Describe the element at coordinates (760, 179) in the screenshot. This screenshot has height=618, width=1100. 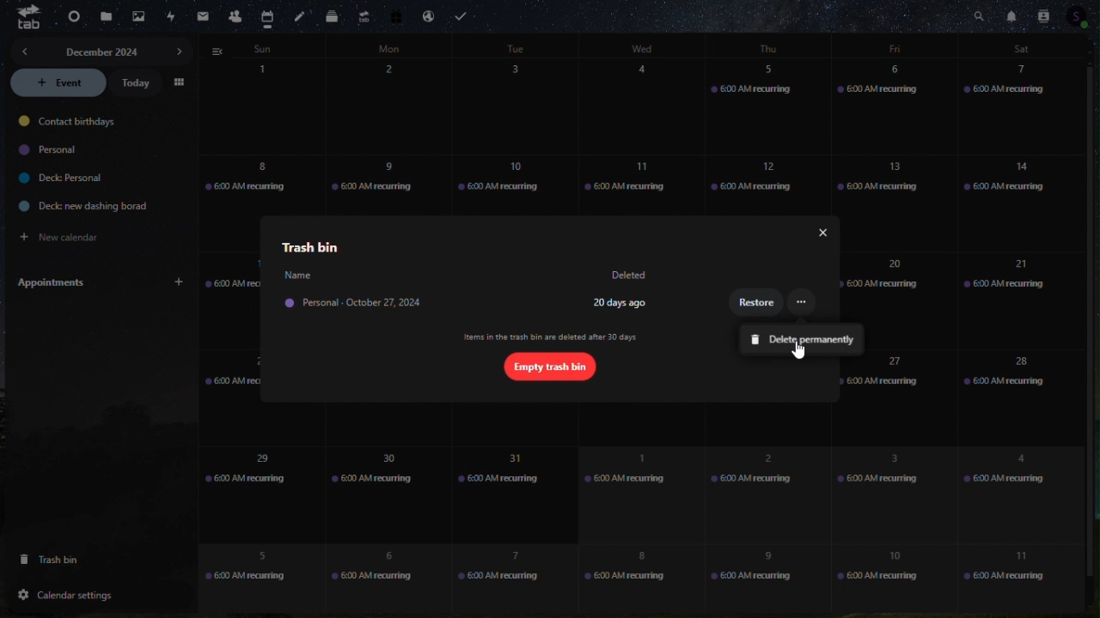
I see `12` at that location.